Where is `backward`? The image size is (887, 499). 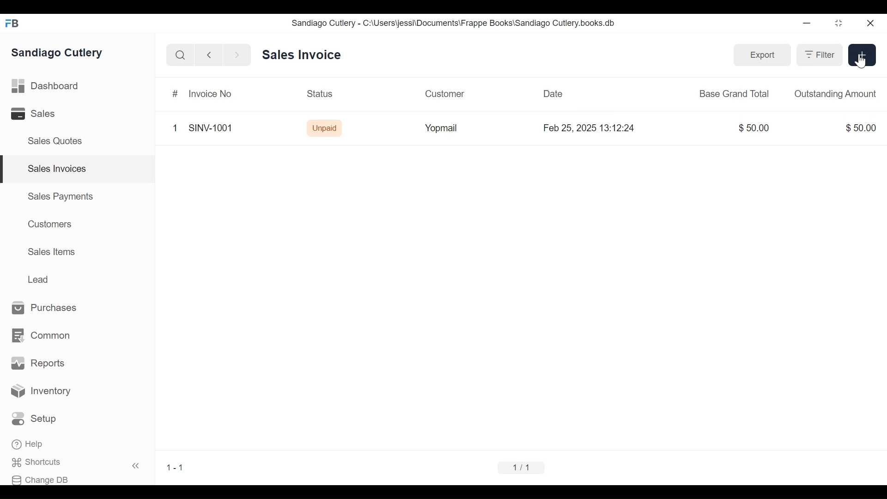
backward is located at coordinates (209, 55).